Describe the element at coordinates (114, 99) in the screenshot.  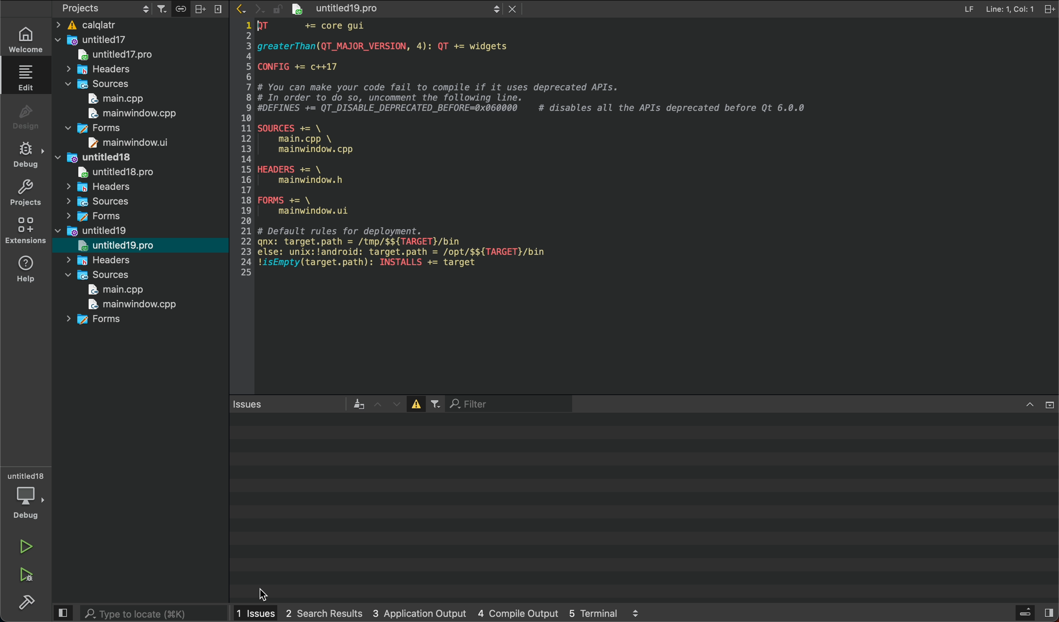
I see `main.cpp` at that location.